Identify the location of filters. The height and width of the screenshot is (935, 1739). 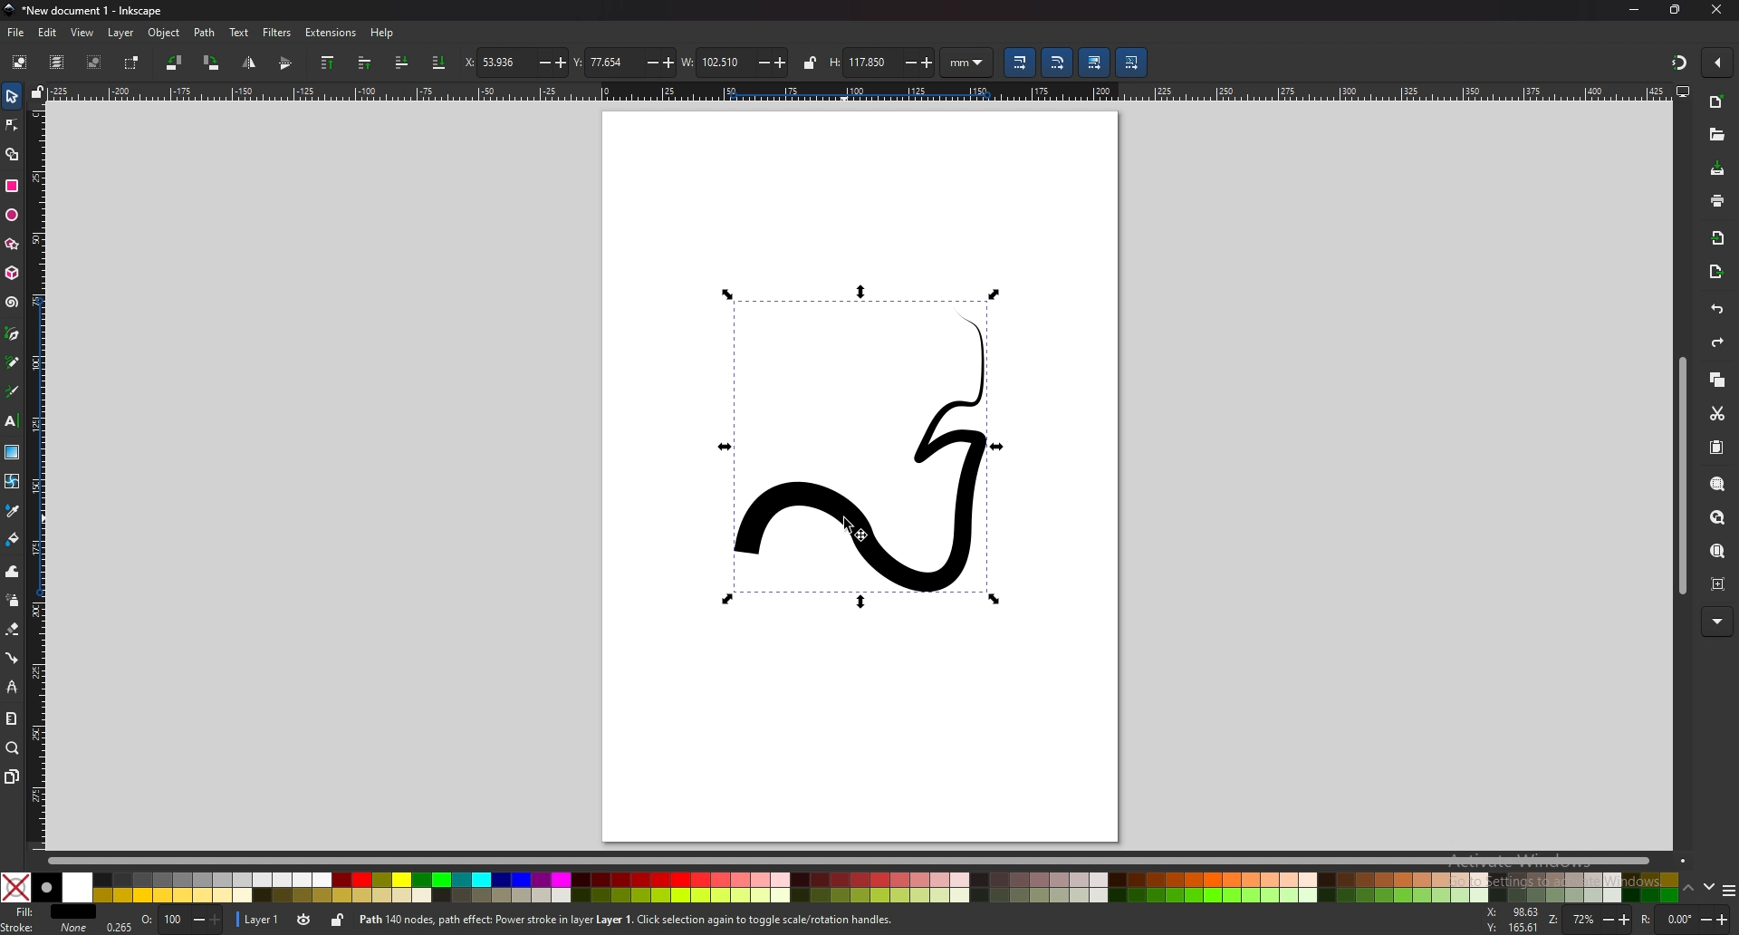
(277, 32).